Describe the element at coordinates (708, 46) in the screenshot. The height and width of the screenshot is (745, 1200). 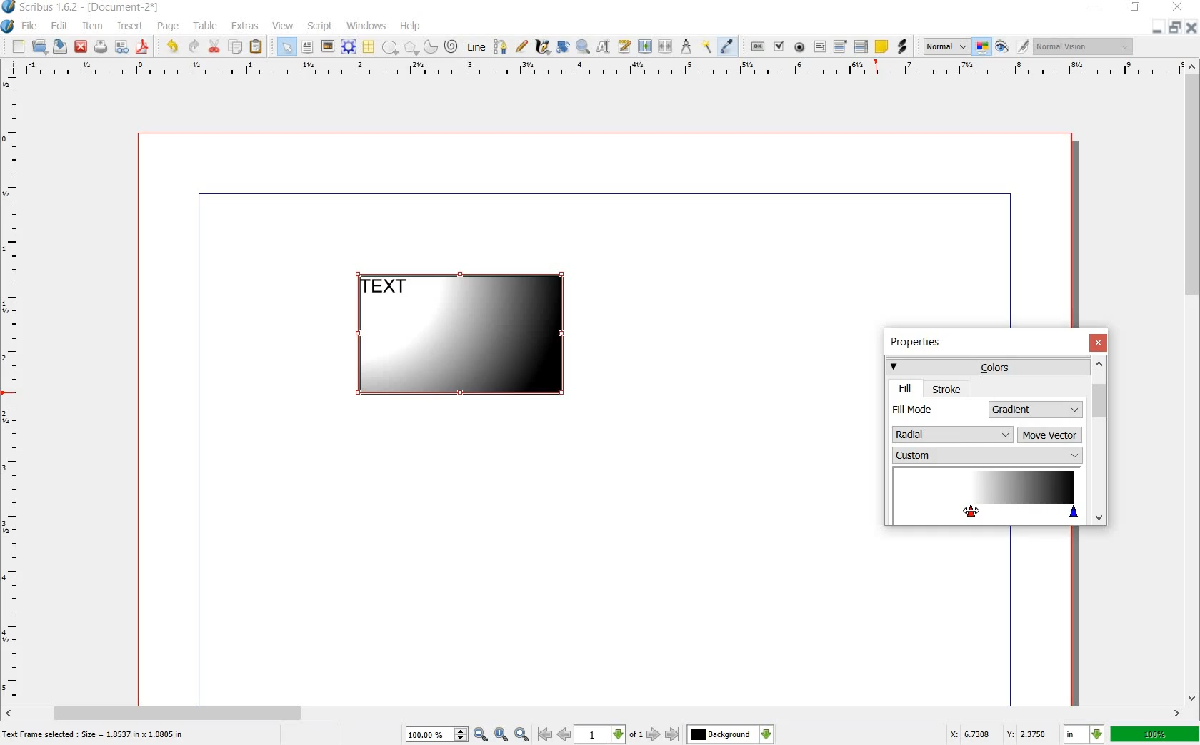
I see `copy item properties` at that location.